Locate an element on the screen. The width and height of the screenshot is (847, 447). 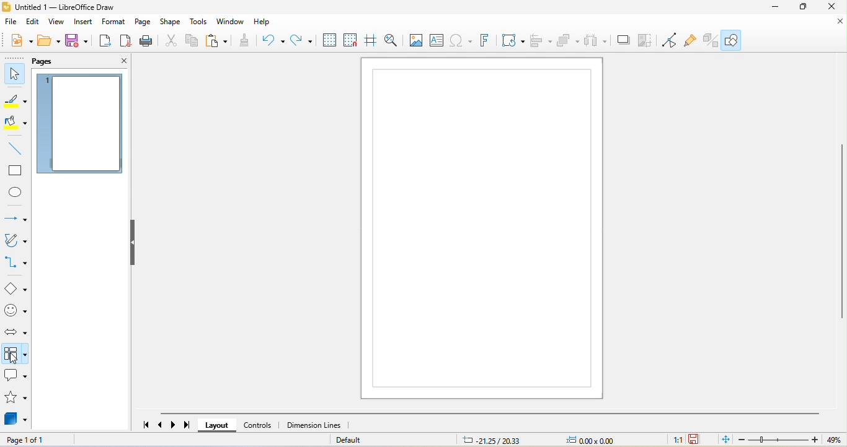
export directly as pdf is located at coordinates (126, 41).